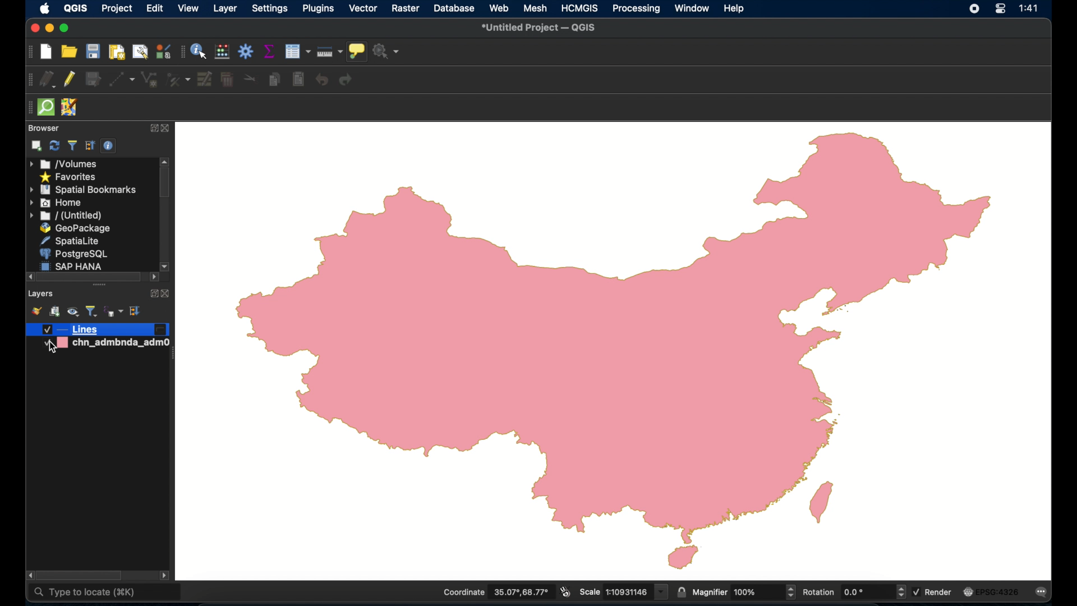 The height and width of the screenshot is (606, 1077). I want to click on scroll box, so click(164, 185).